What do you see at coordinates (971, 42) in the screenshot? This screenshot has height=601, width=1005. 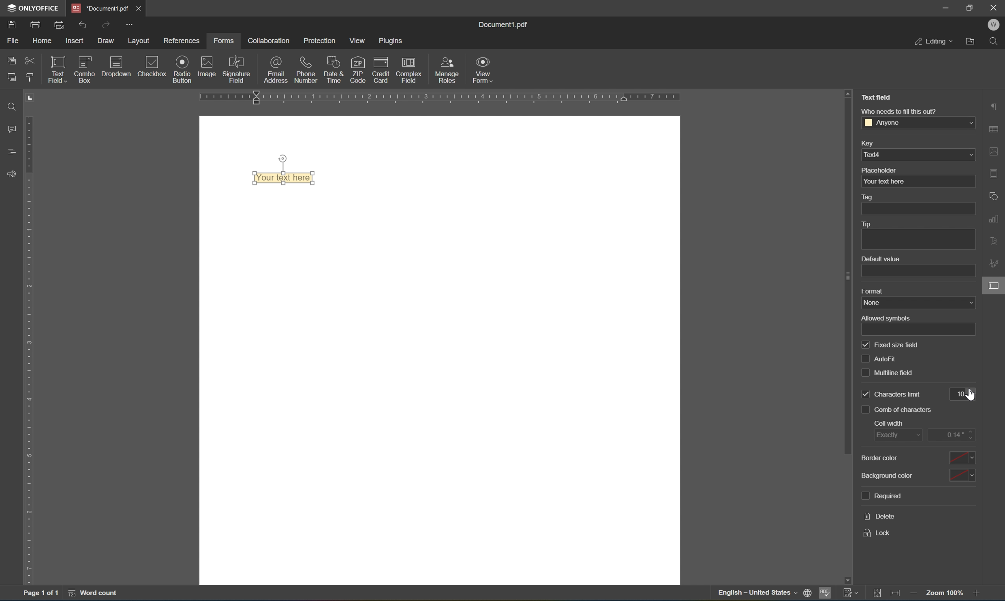 I see `open file location` at bounding box center [971, 42].